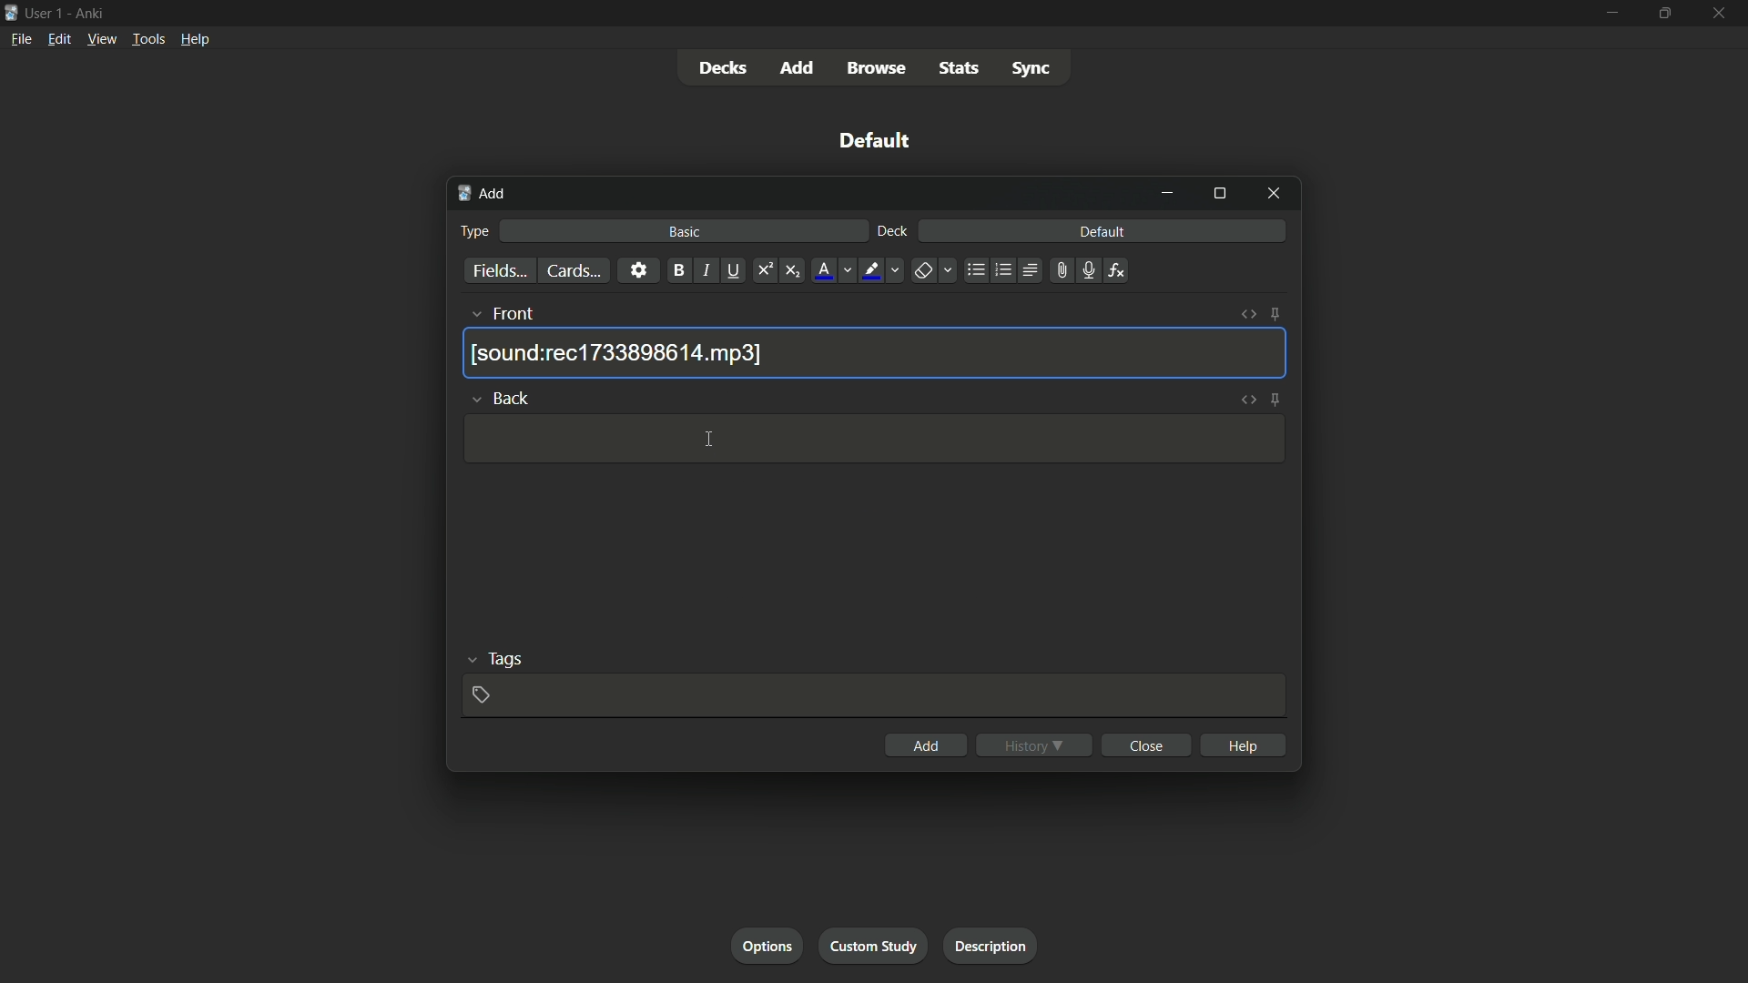 Image resolution: width=1748 pixels, height=983 pixels. I want to click on tools menu, so click(148, 40).